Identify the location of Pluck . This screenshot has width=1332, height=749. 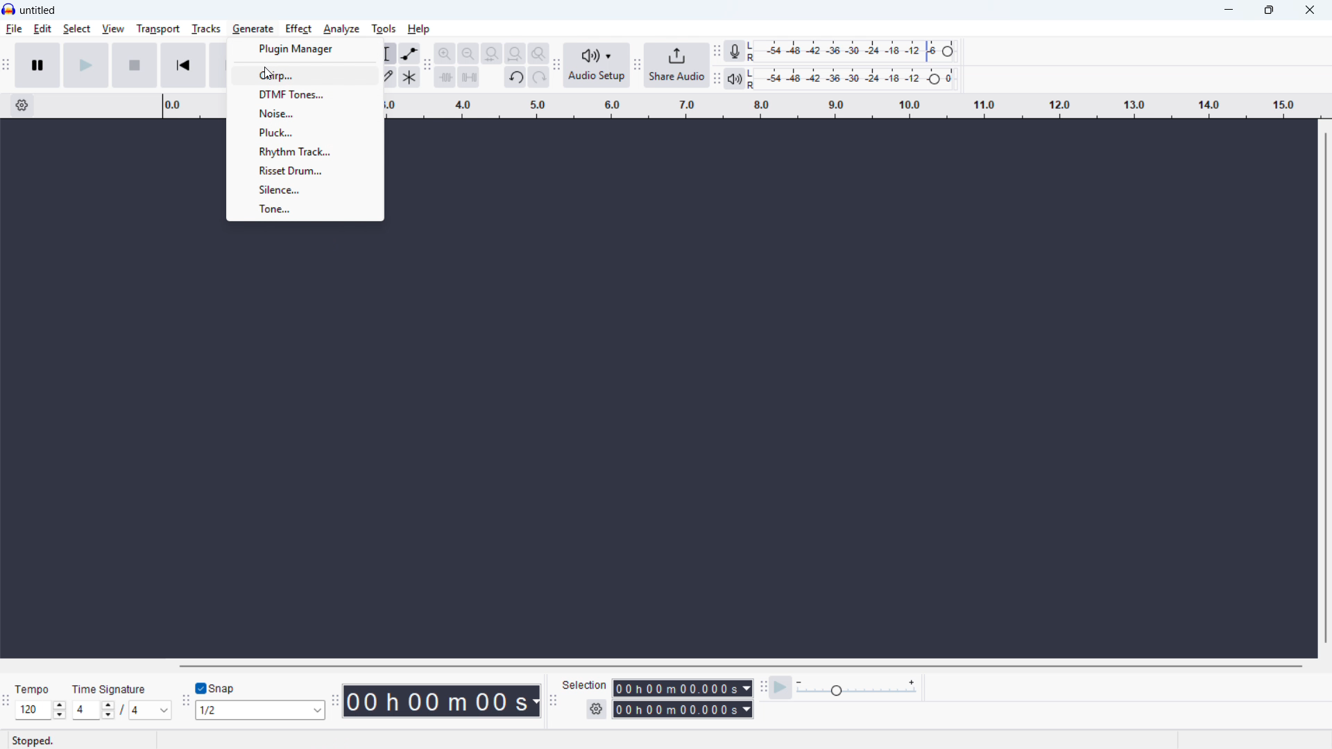
(305, 132).